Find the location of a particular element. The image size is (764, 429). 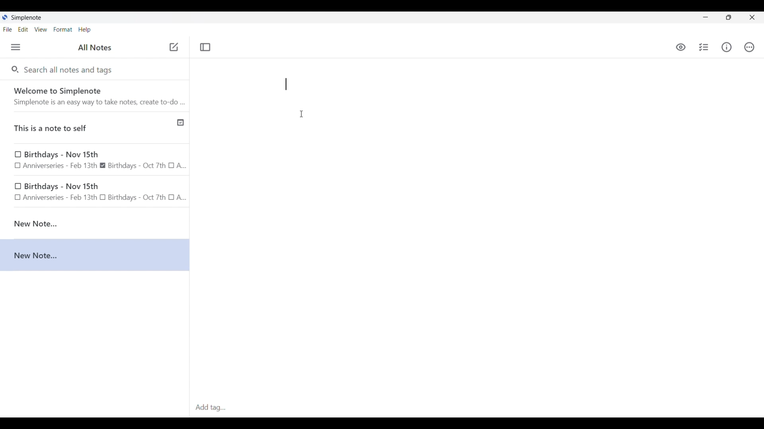

Birthday note is located at coordinates (95, 160).